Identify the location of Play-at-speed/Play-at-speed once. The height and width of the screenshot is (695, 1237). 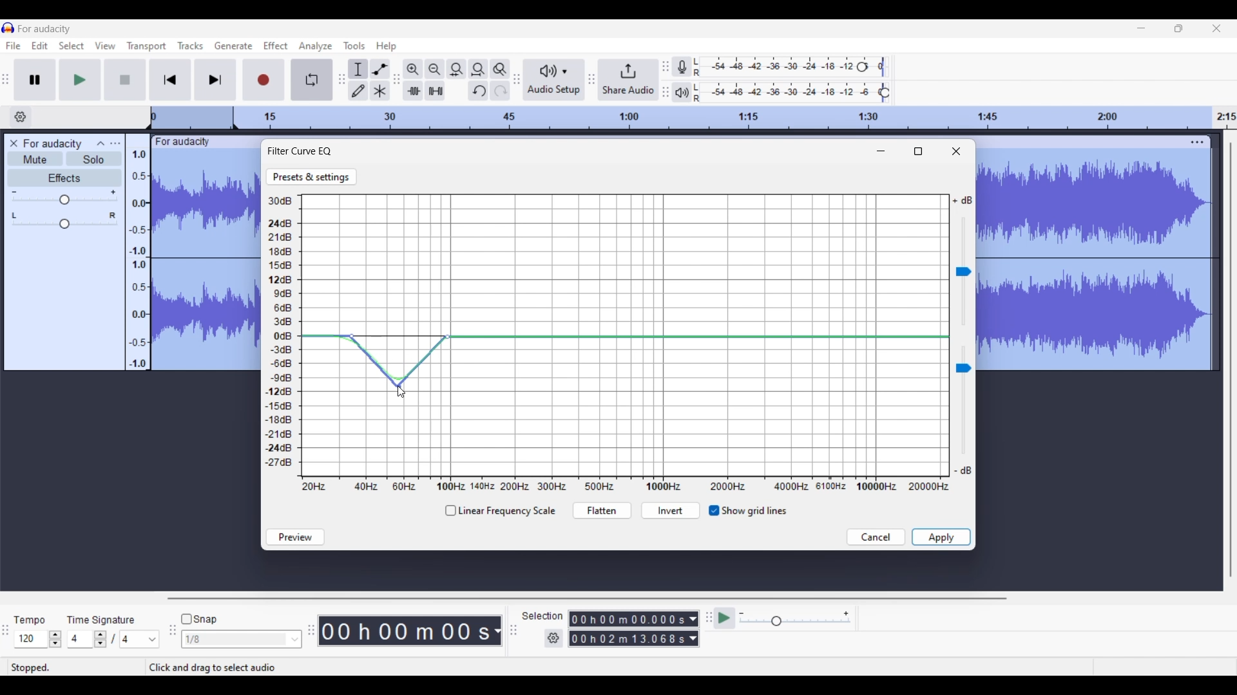
(725, 618).